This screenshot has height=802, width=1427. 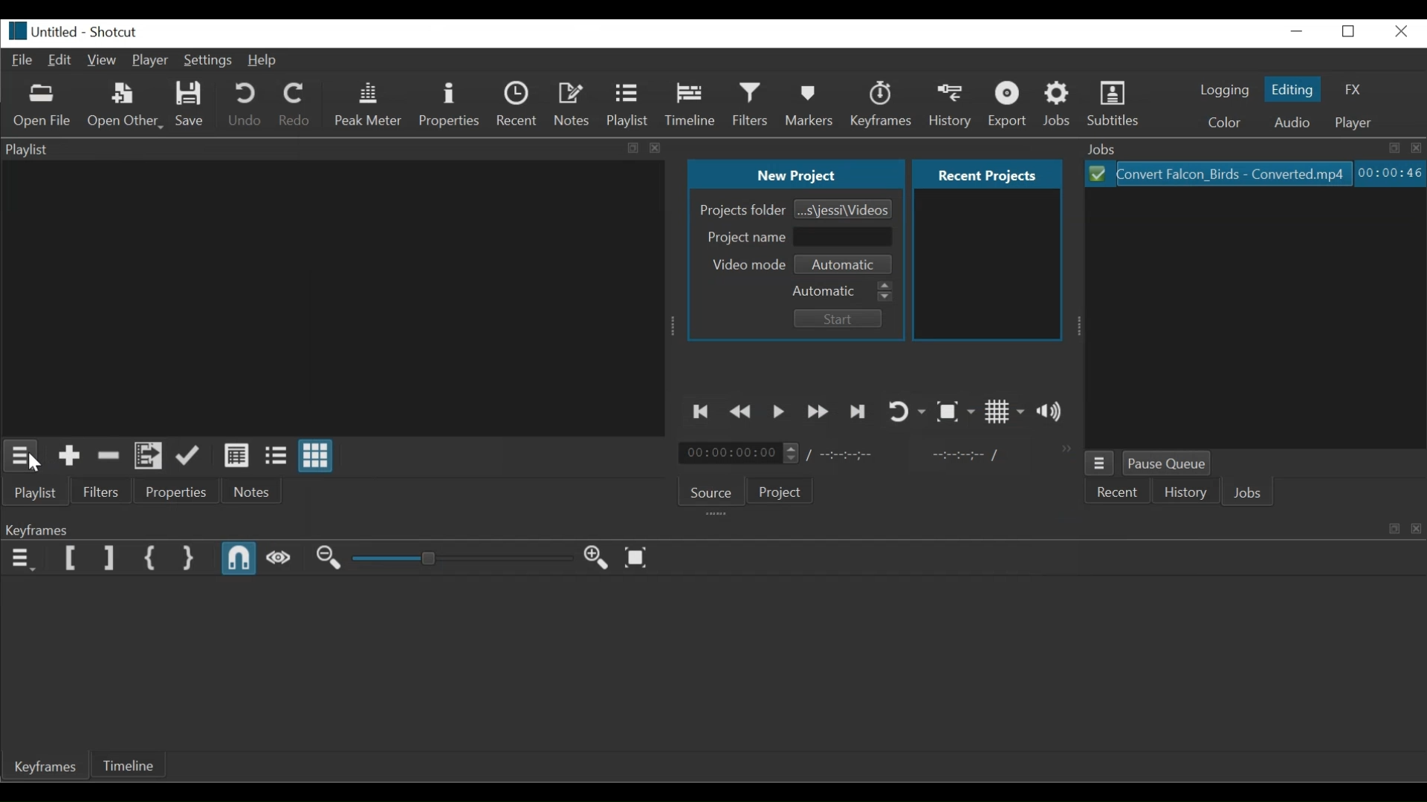 What do you see at coordinates (518, 104) in the screenshot?
I see `Recent` at bounding box center [518, 104].